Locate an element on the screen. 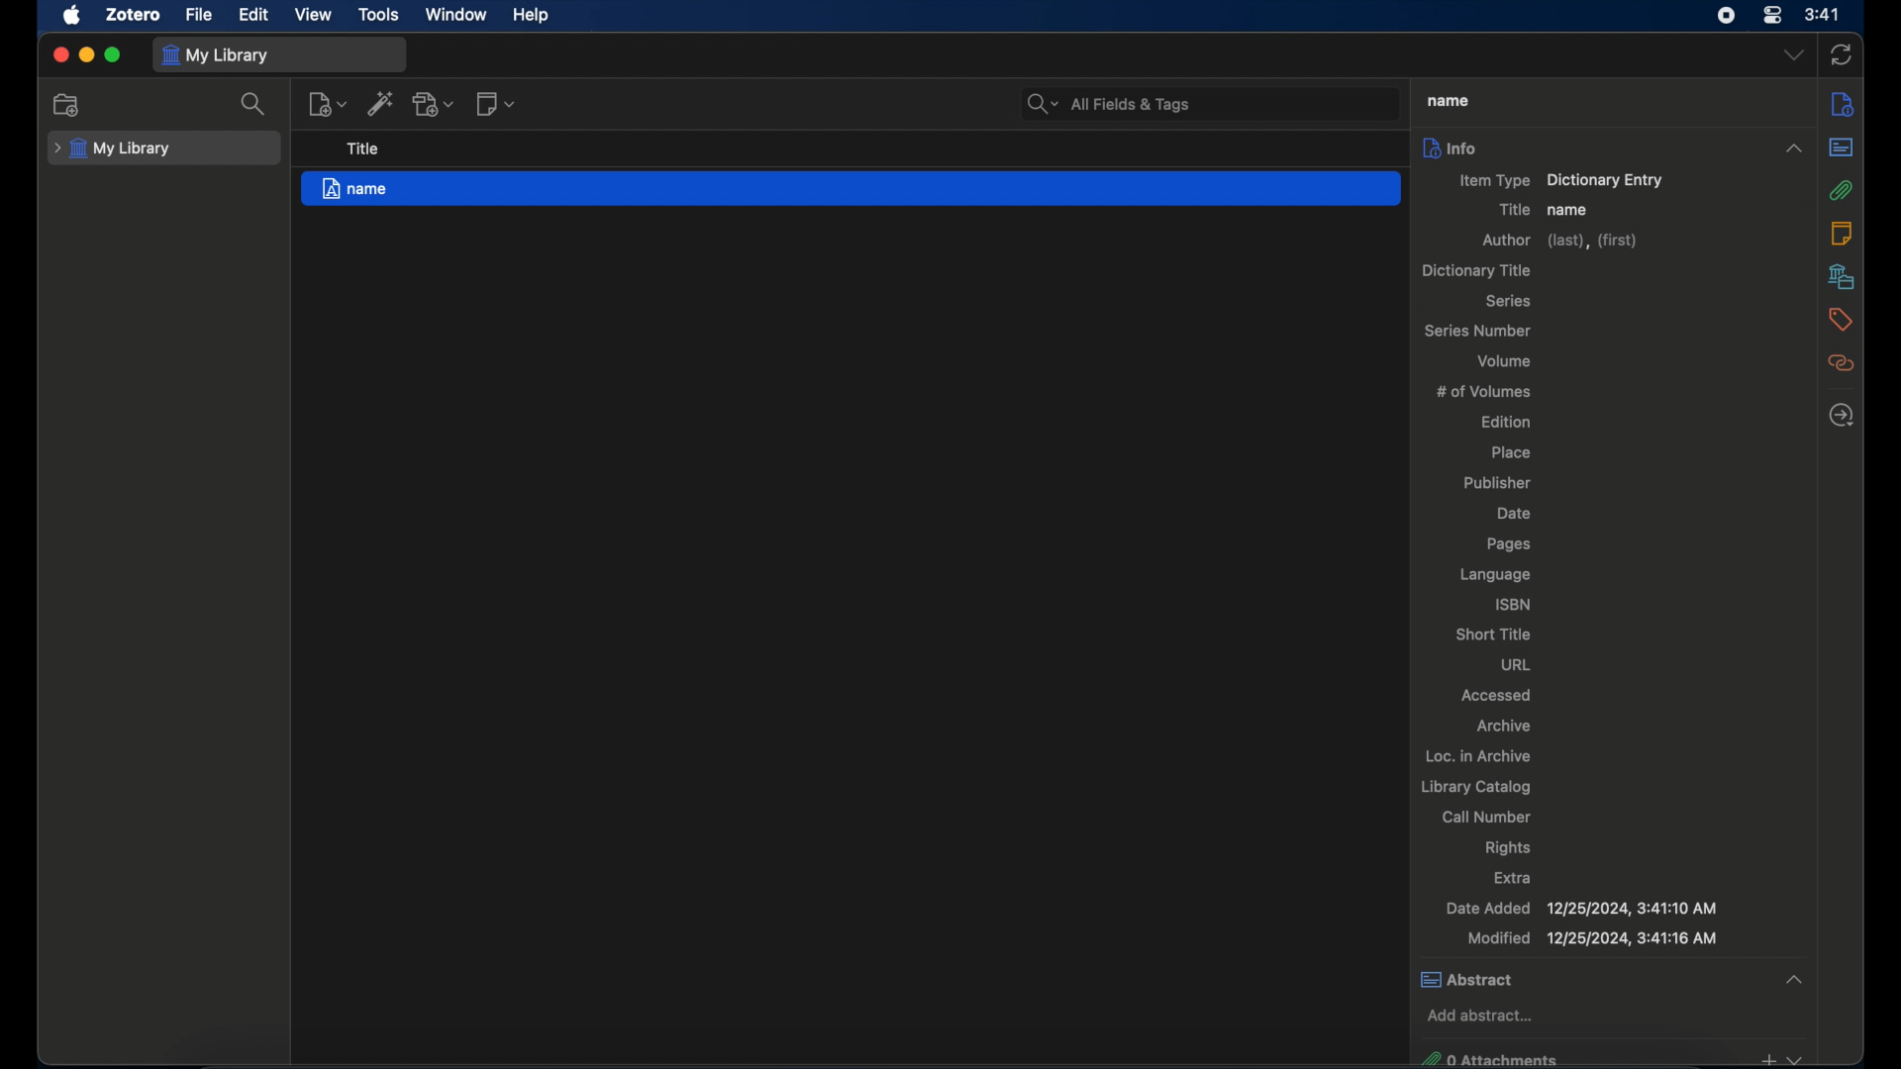  abstract is located at coordinates (1842, 147).